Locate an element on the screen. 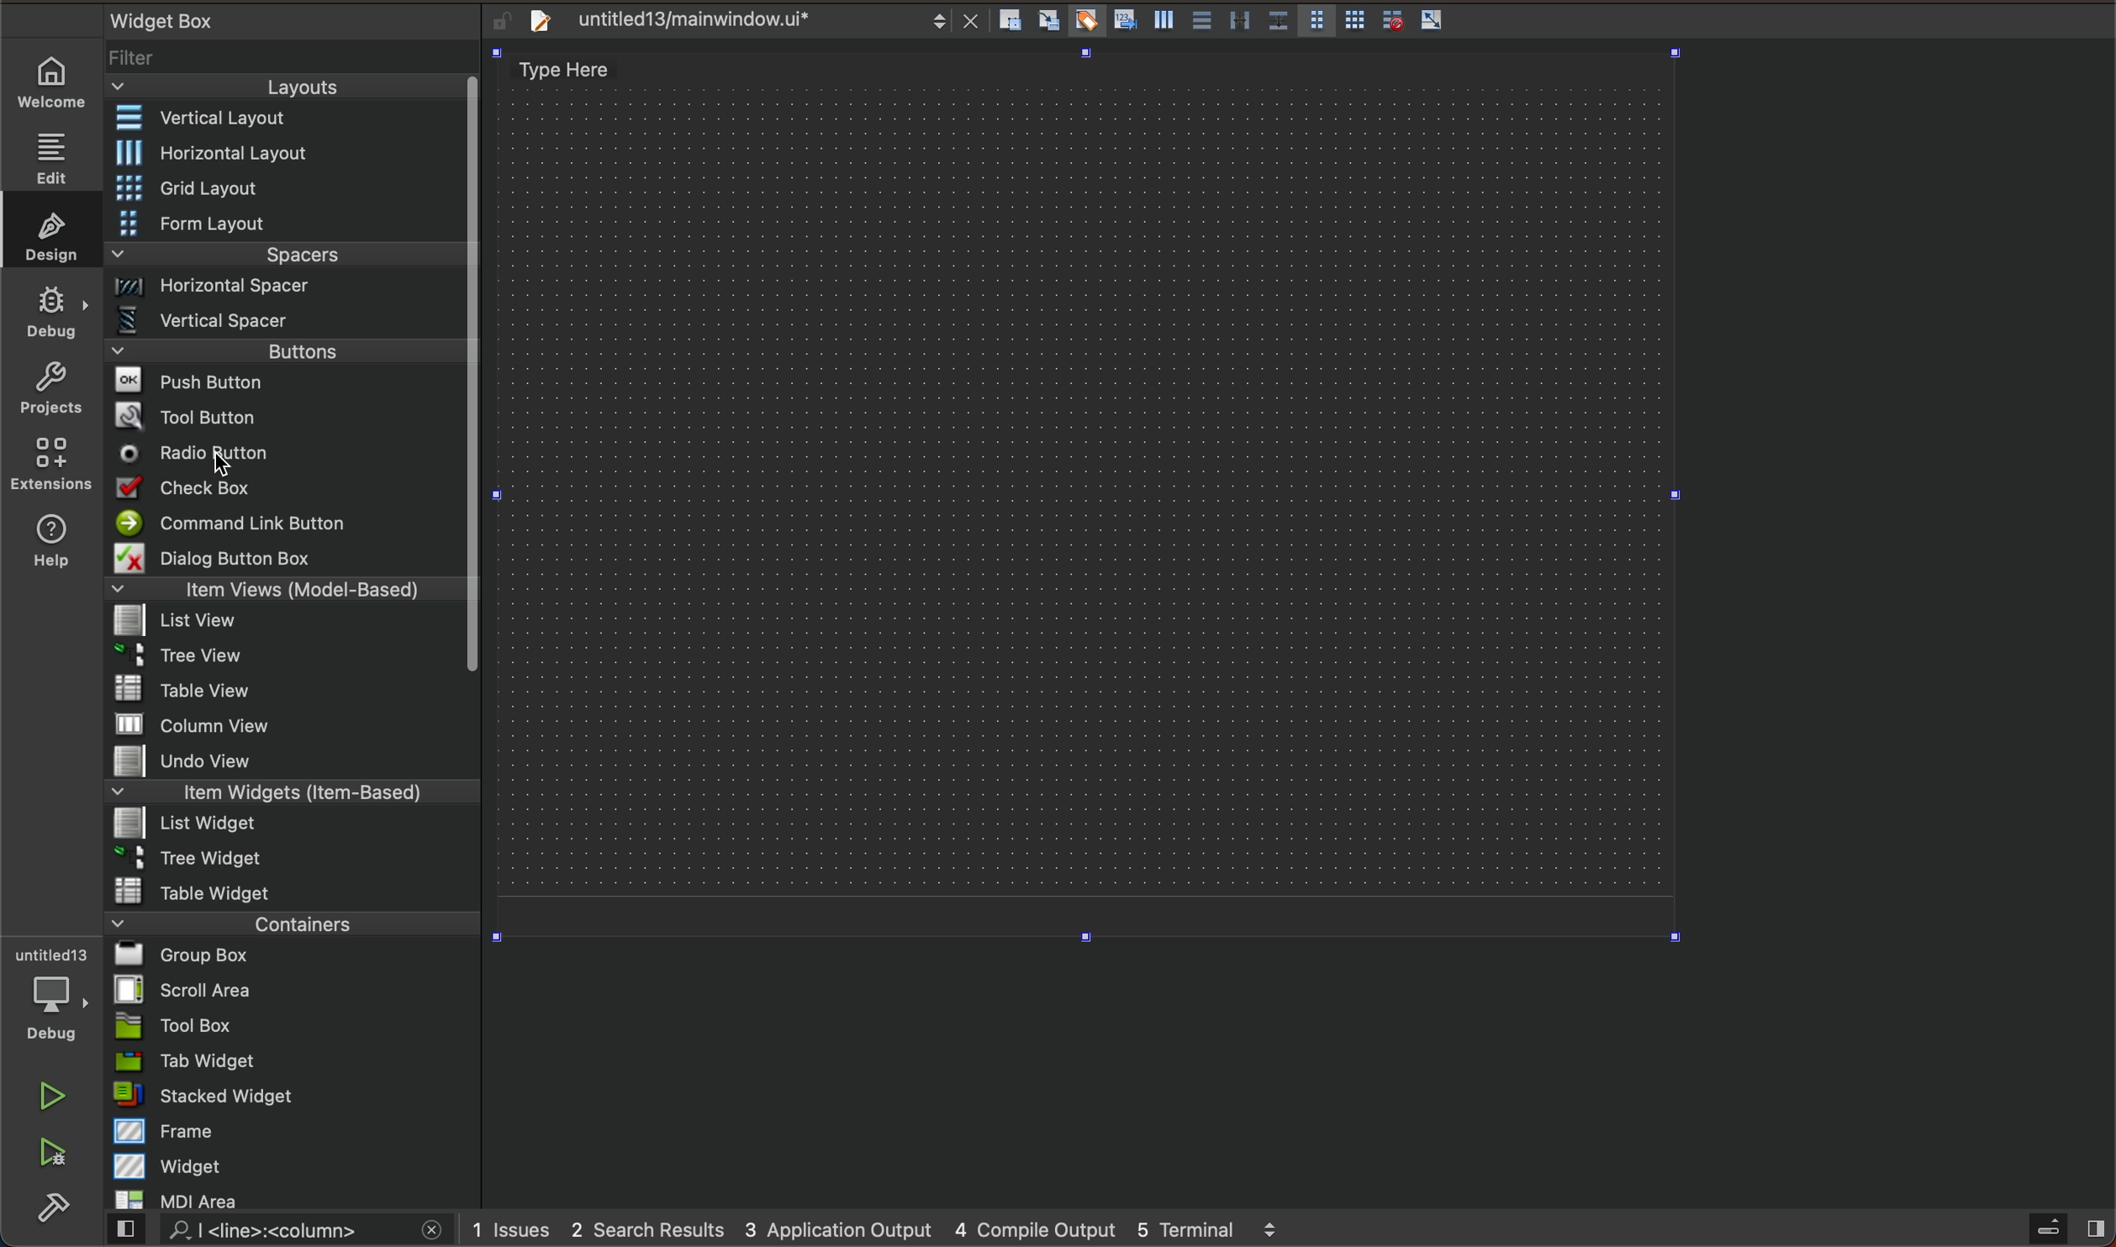 The height and width of the screenshot is (1247, 2116).  is located at coordinates (1200, 22).